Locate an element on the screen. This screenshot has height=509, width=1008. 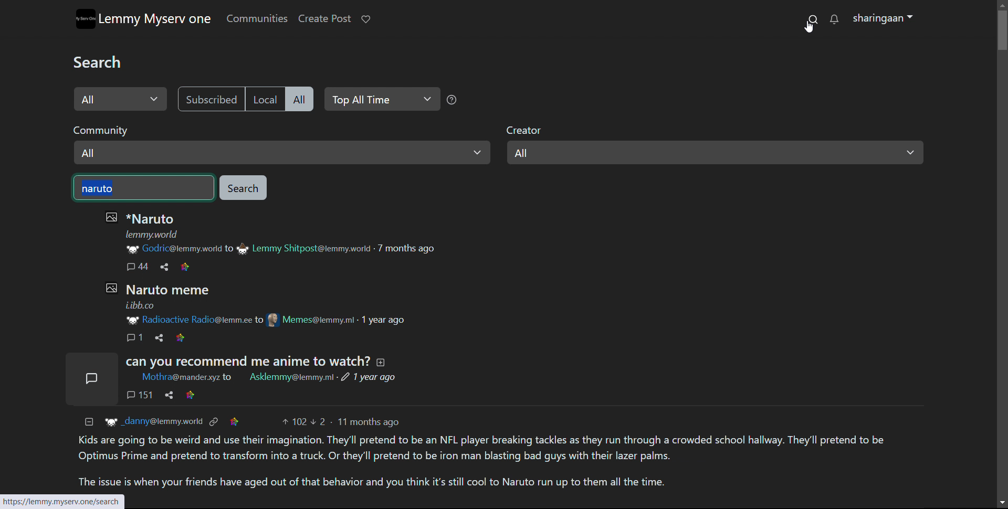
select relevance (Top all time) is located at coordinates (381, 99).